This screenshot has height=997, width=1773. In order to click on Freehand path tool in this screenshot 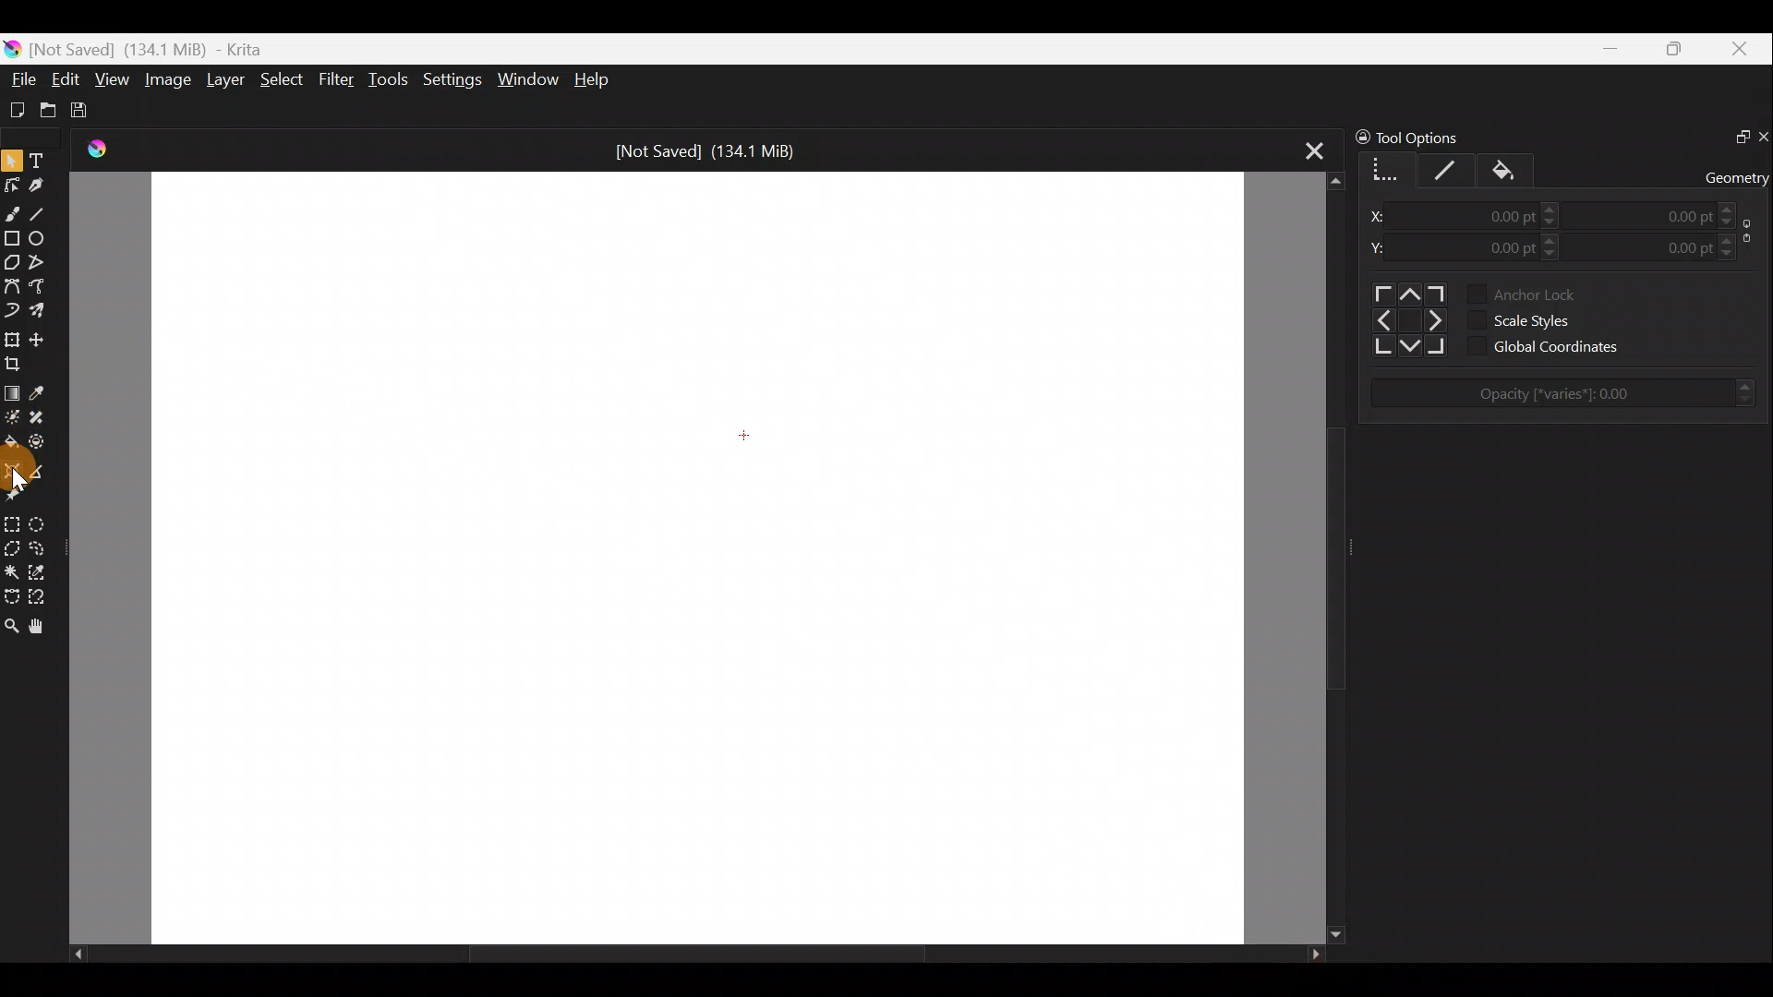, I will do `click(38, 287)`.